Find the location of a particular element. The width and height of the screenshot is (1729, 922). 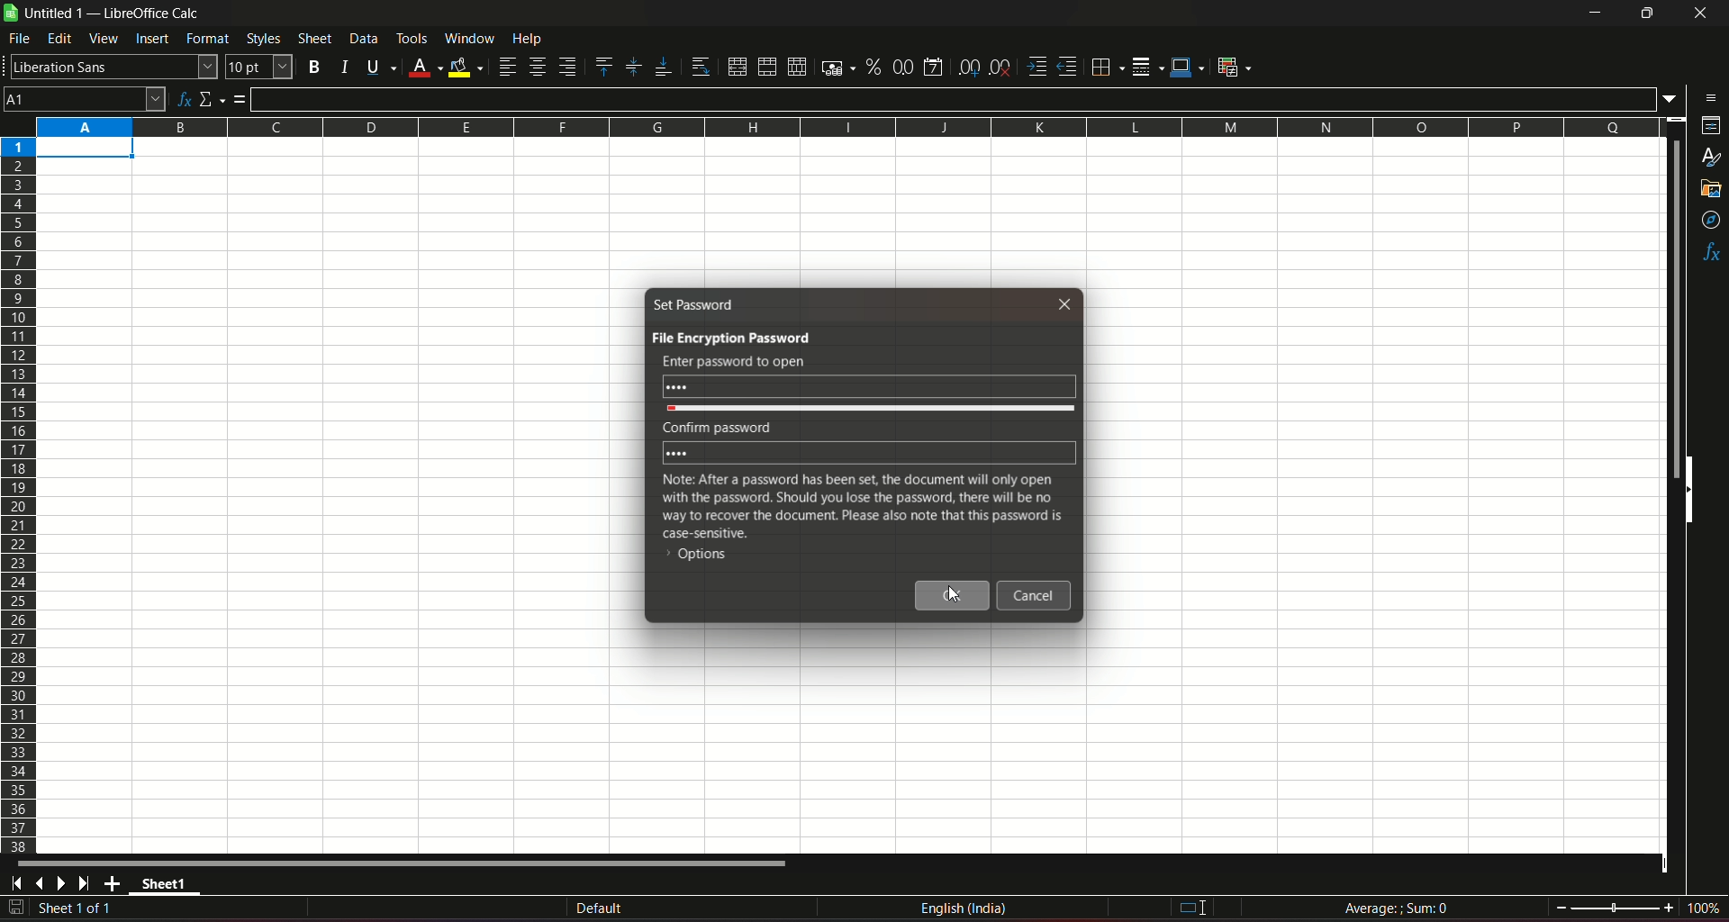

view is located at coordinates (104, 39).